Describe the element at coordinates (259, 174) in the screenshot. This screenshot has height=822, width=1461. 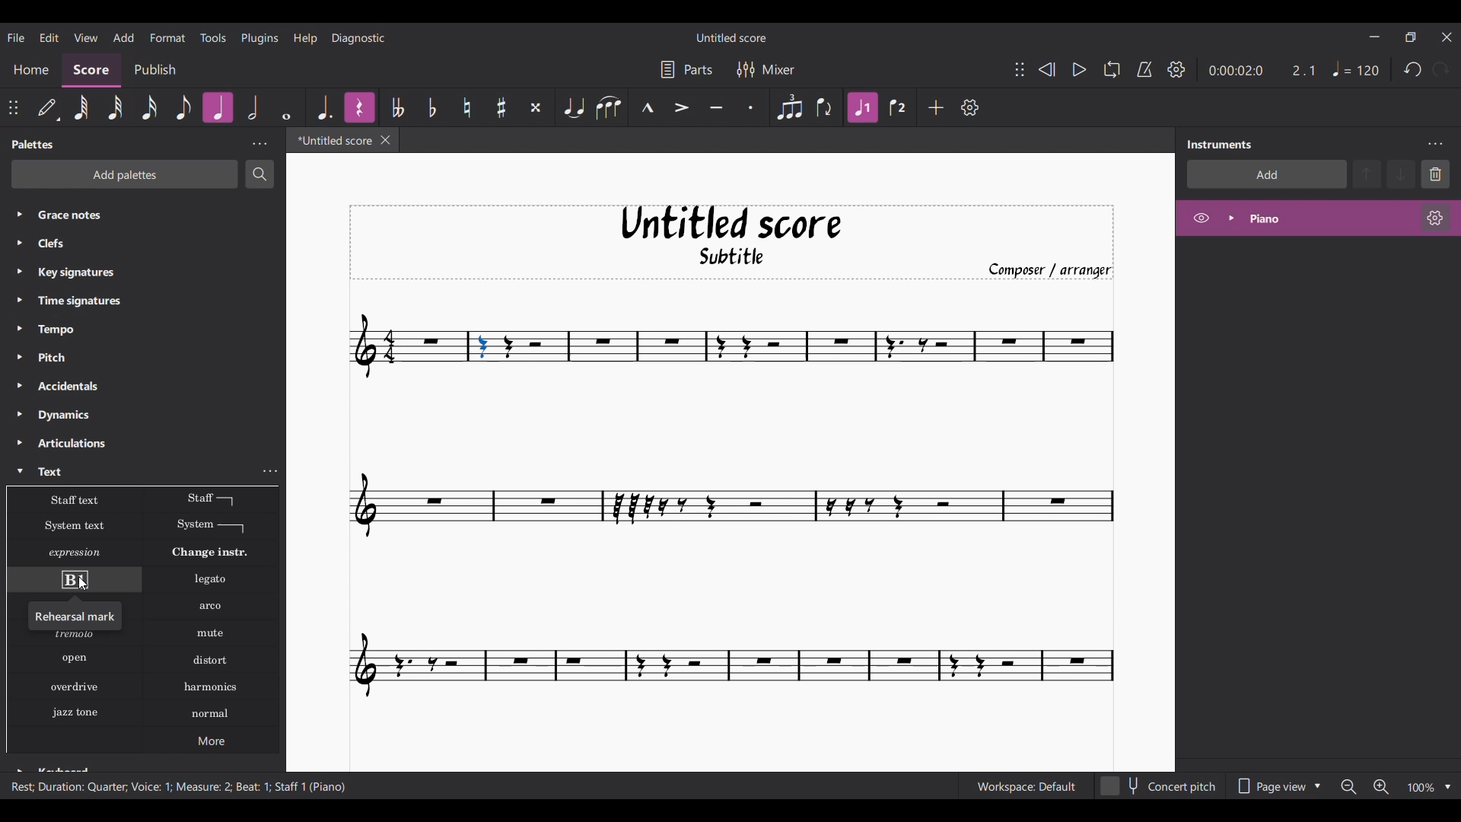
I see `Search` at that location.